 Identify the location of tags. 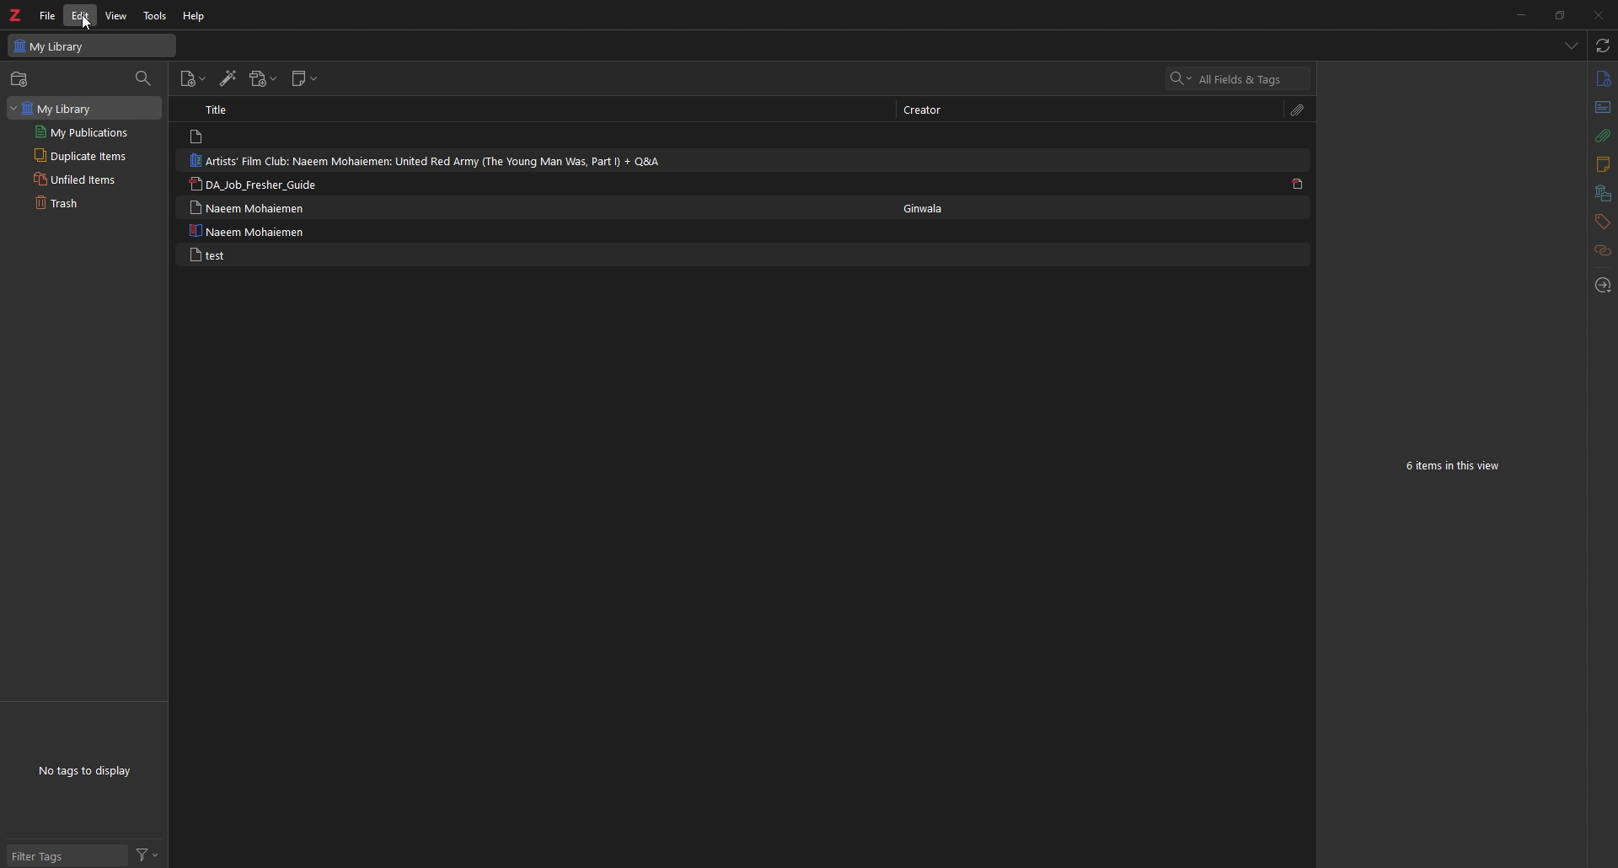
(1601, 222).